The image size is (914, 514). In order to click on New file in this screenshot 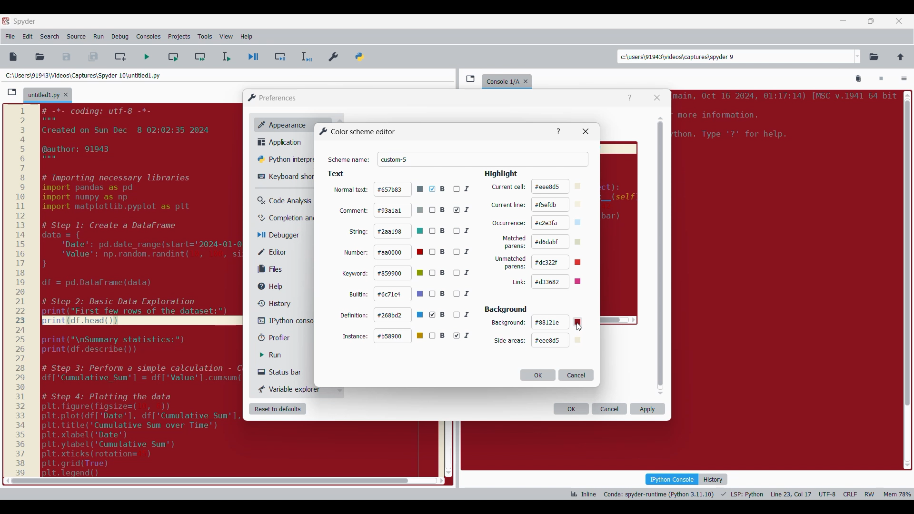, I will do `click(13, 57)`.